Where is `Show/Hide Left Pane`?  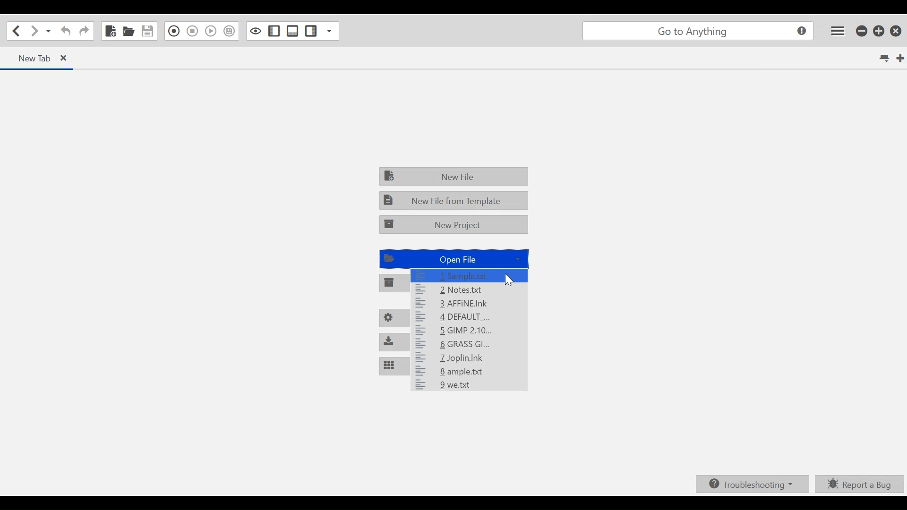
Show/Hide Left Pane is located at coordinates (310, 31).